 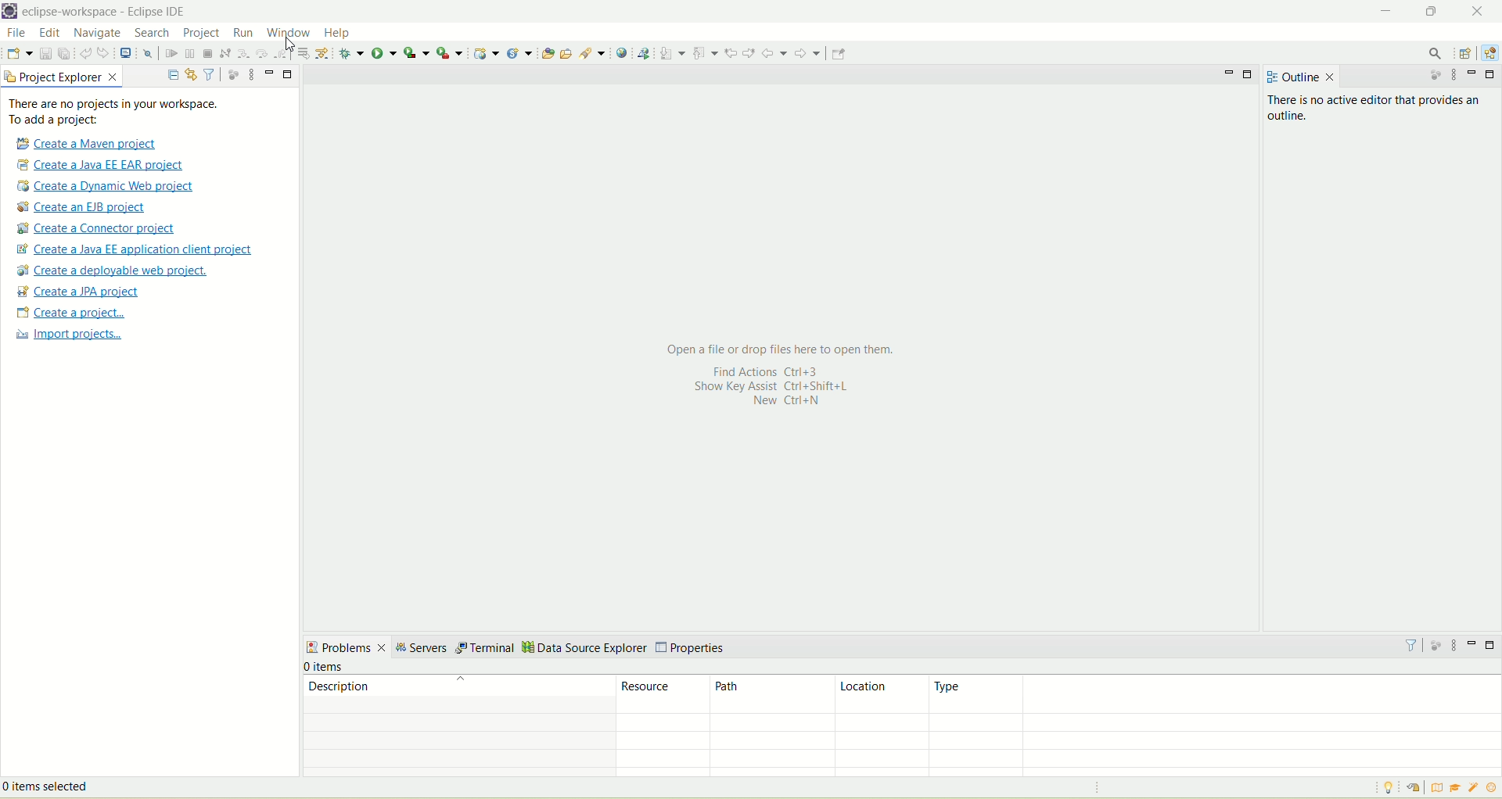 I want to click on items selected, so click(x=70, y=785).